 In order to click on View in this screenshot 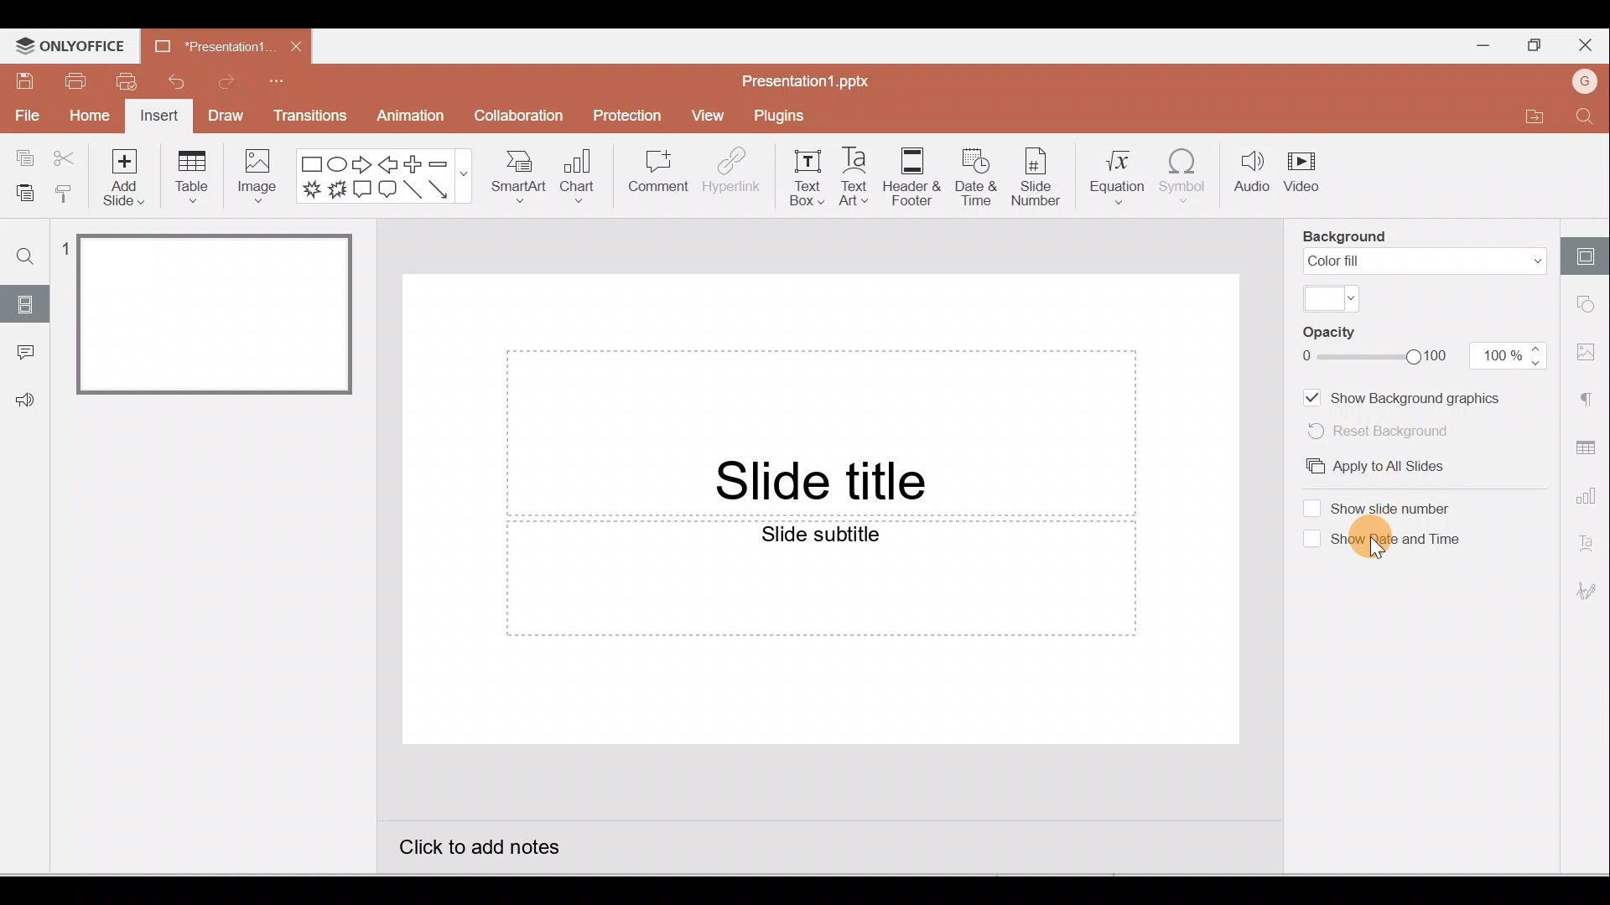, I will do `click(708, 116)`.